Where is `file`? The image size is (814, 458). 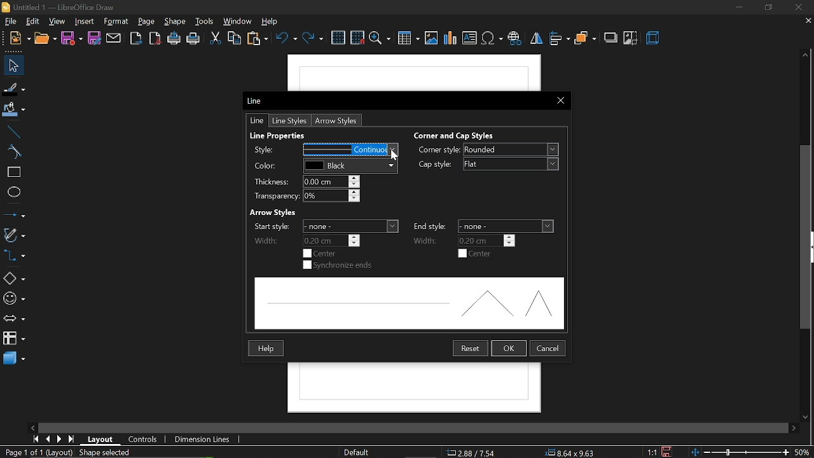
file is located at coordinates (10, 22).